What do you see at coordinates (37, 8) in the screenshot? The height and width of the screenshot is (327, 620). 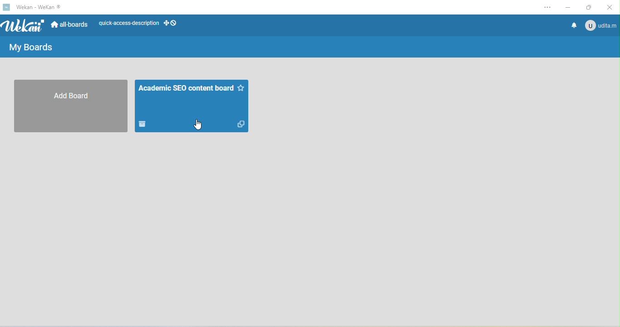 I see `title` at bounding box center [37, 8].